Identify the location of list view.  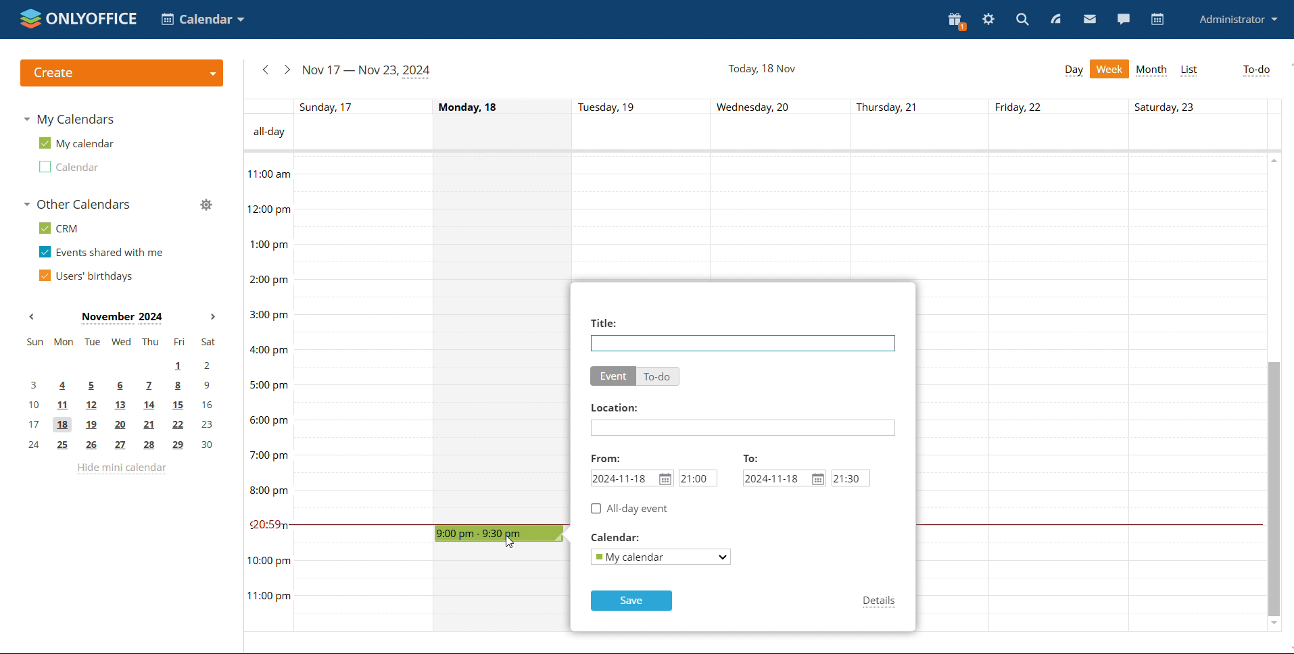
(1189, 70).